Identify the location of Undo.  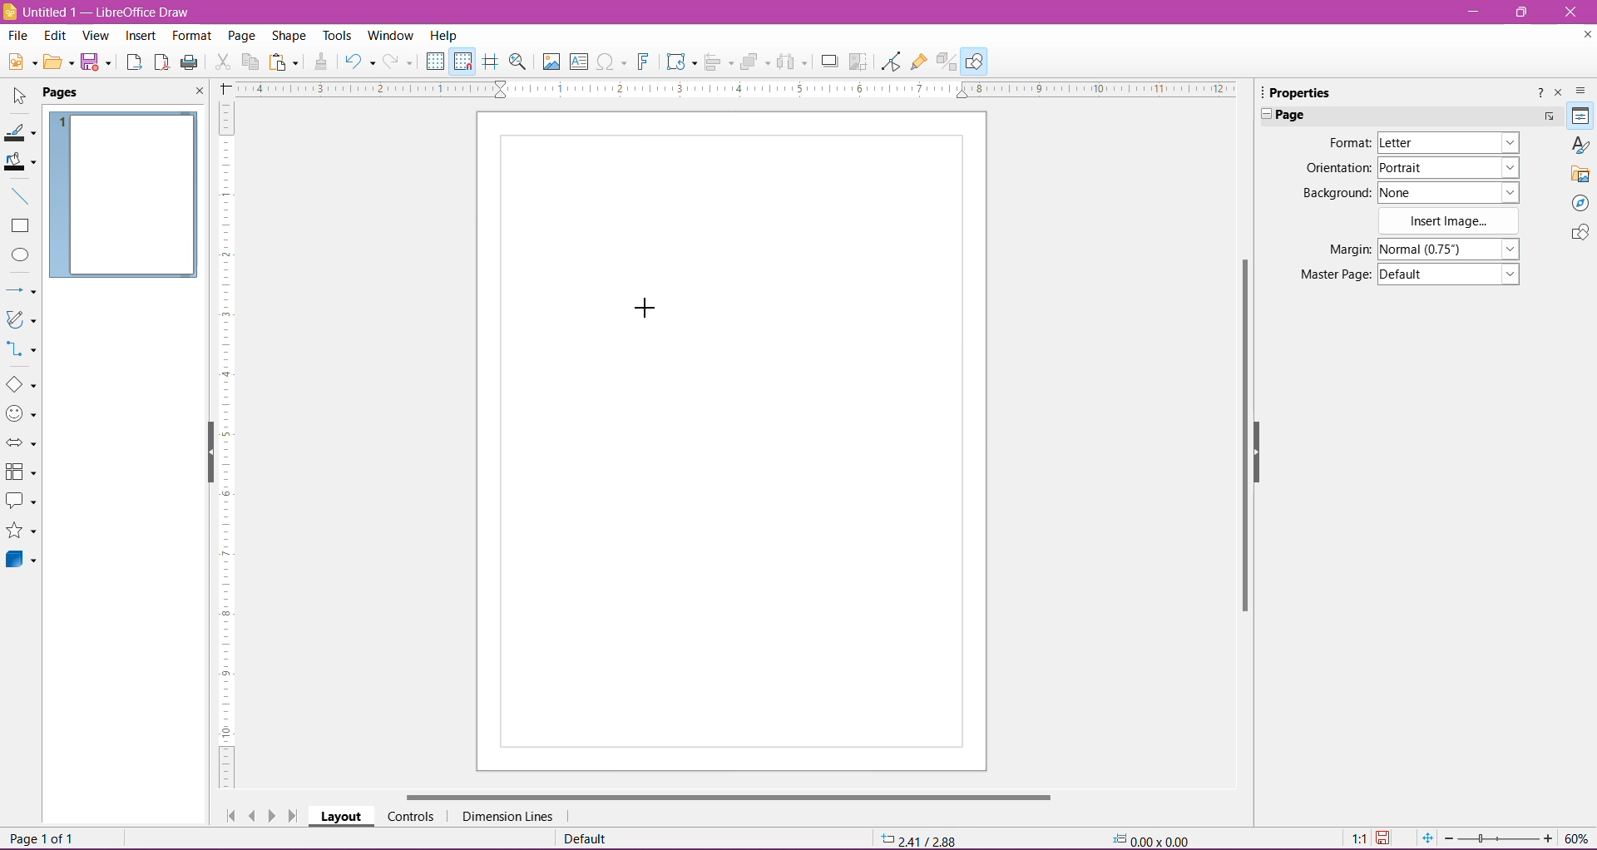
(359, 63).